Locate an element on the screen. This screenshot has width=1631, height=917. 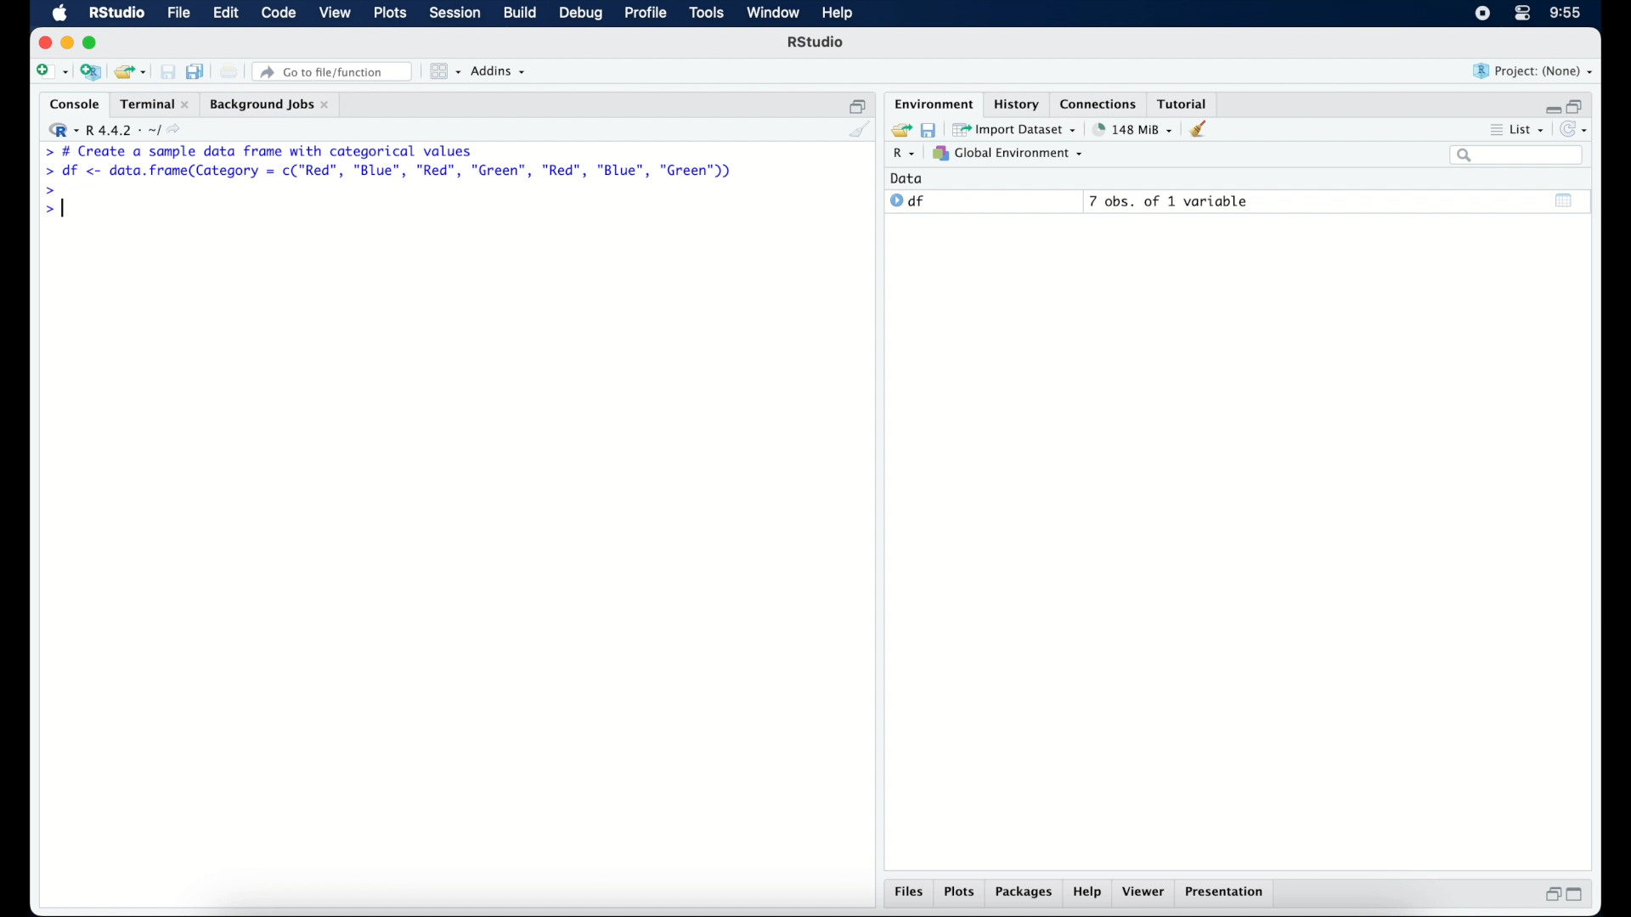
build is located at coordinates (521, 14).